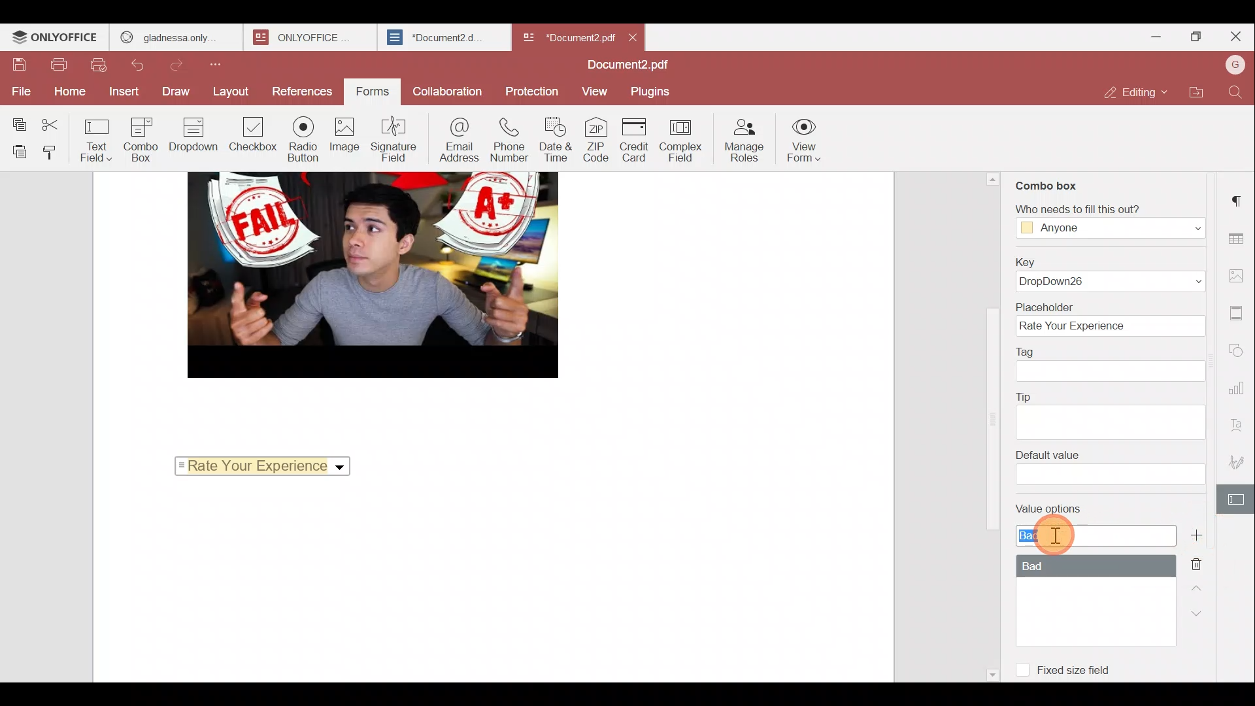  What do you see at coordinates (1111, 413) in the screenshot?
I see `Tip` at bounding box center [1111, 413].